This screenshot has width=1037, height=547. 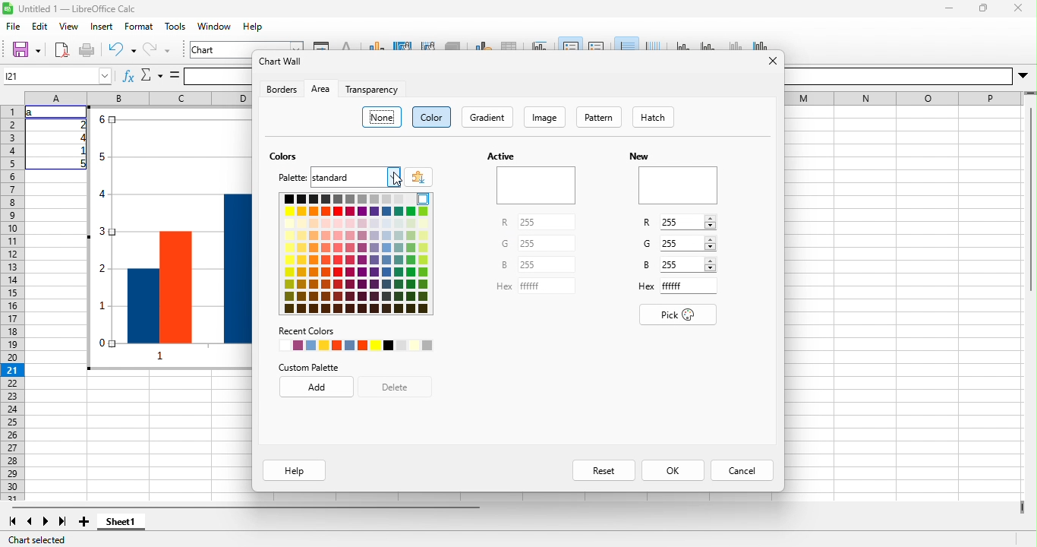 What do you see at coordinates (679, 185) in the screenshot?
I see `Preview of new` at bounding box center [679, 185].